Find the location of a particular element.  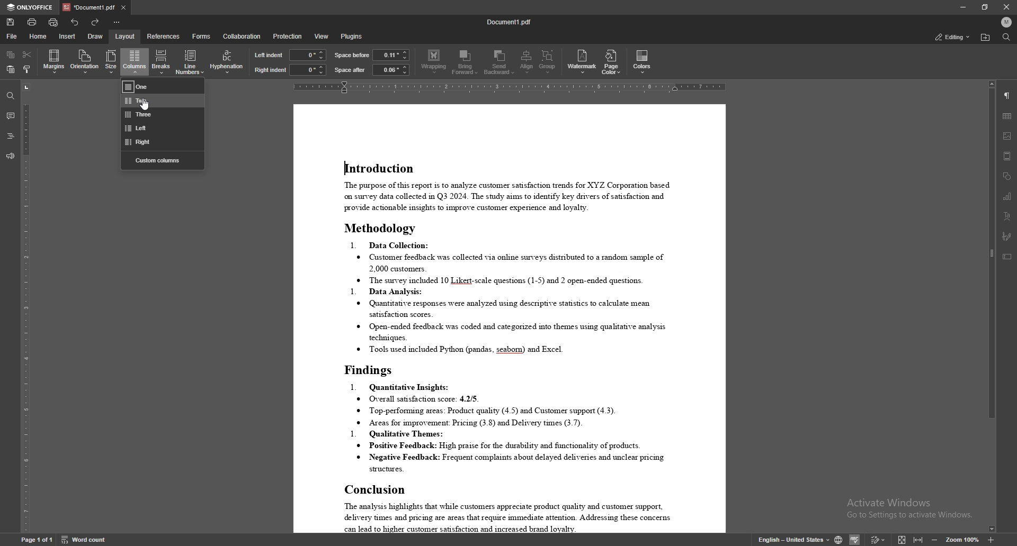

paragraph is located at coordinates (1007, 95).